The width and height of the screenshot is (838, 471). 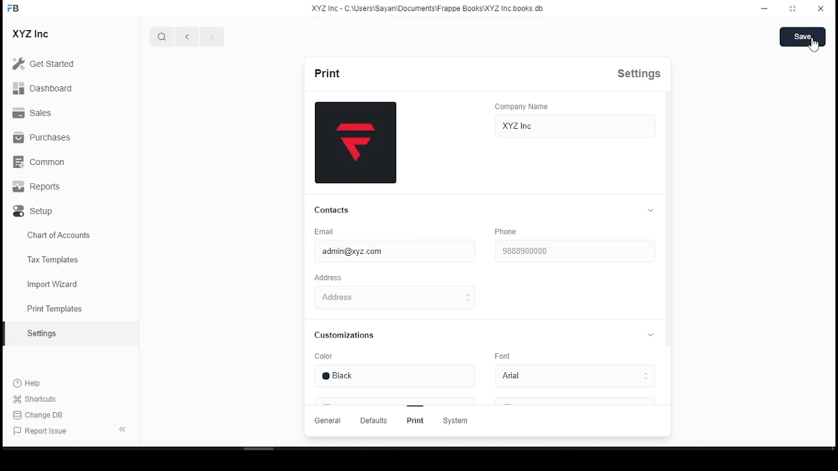 I want to click on System, so click(x=465, y=421).